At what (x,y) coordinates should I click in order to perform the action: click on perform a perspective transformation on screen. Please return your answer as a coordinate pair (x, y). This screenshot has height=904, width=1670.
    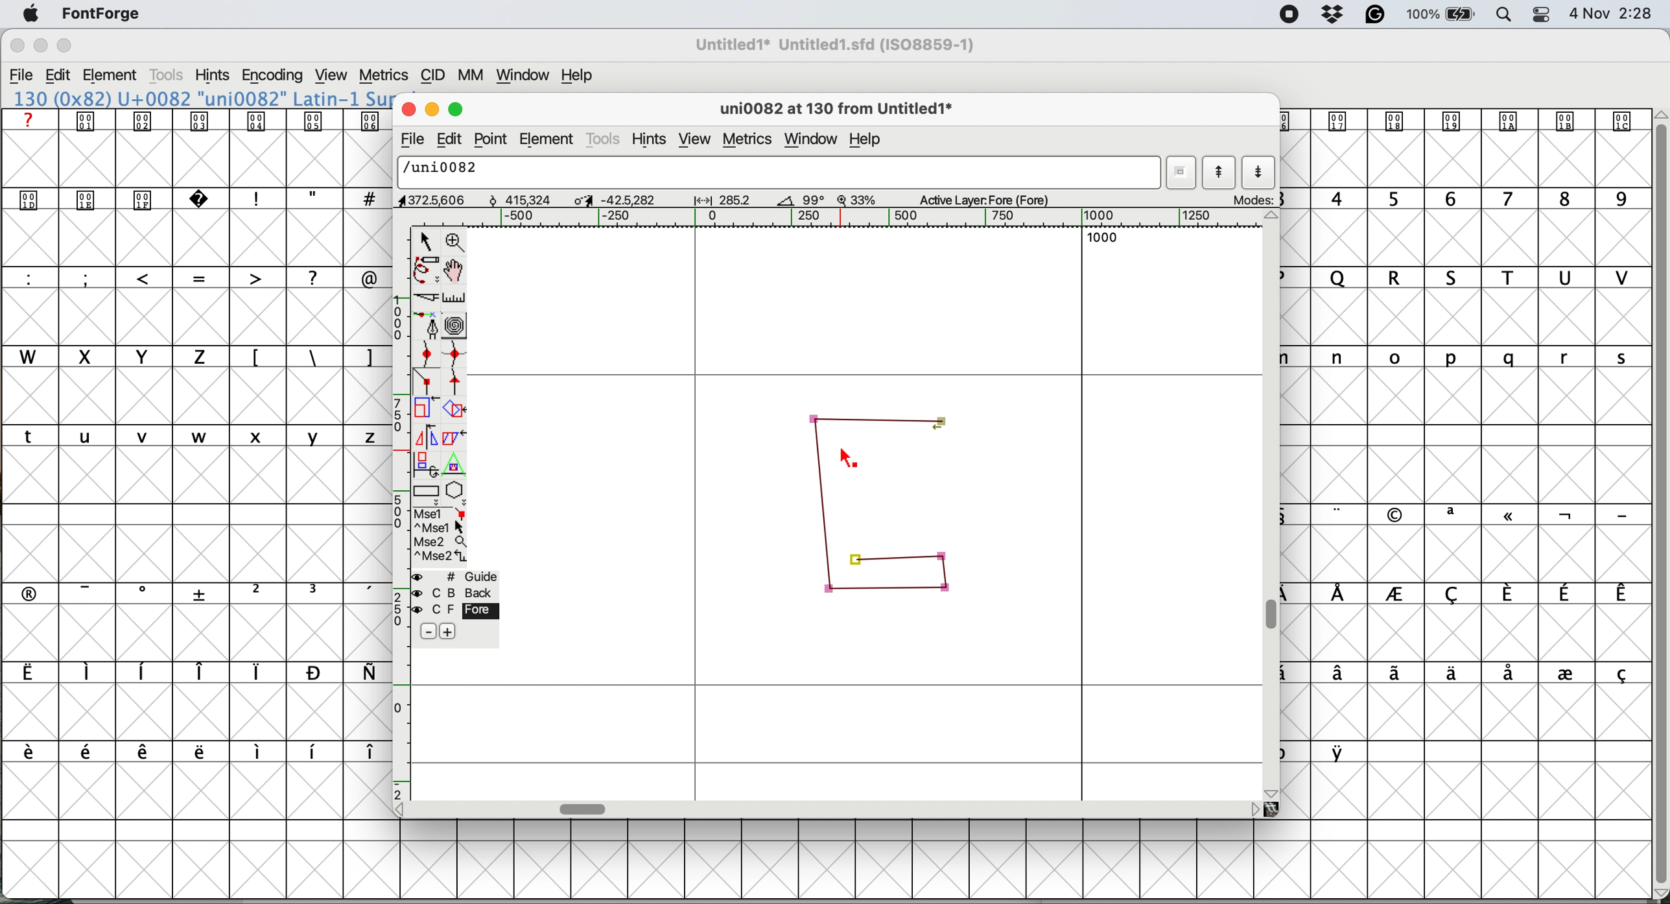
    Looking at the image, I should click on (456, 464).